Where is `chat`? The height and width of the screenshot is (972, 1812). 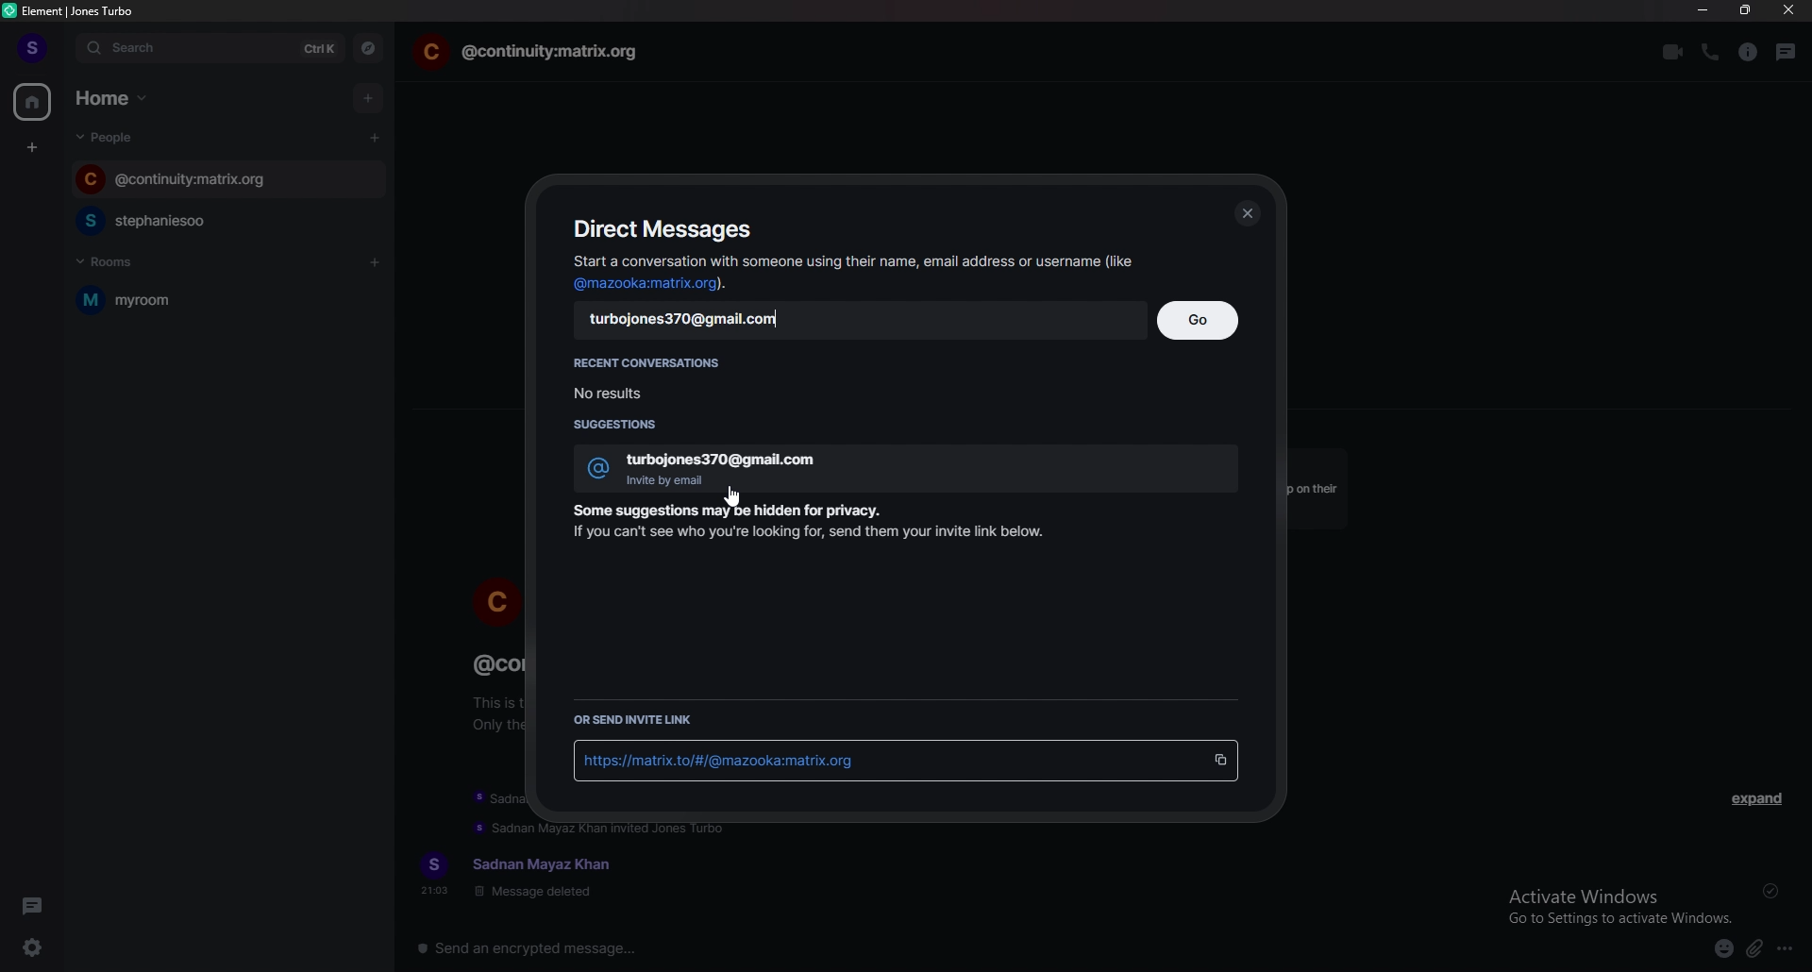
chat is located at coordinates (528, 53).